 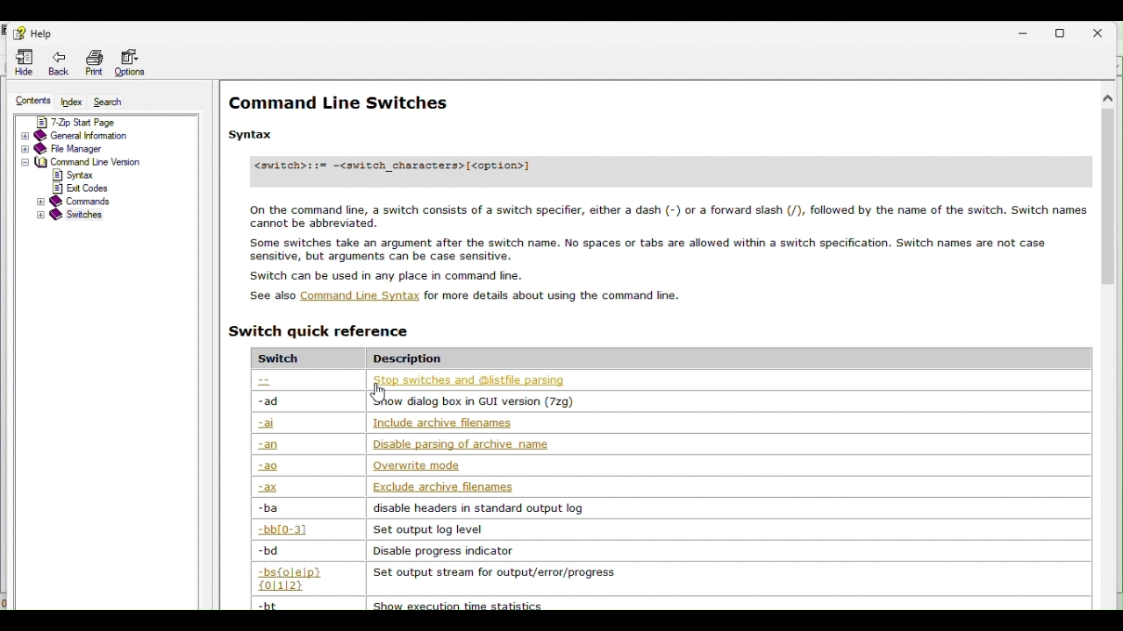 What do you see at coordinates (476, 381) in the screenshot?
I see `| 2500 SWITCNES ana (ANSTINE Parsing` at bounding box center [476, 381].